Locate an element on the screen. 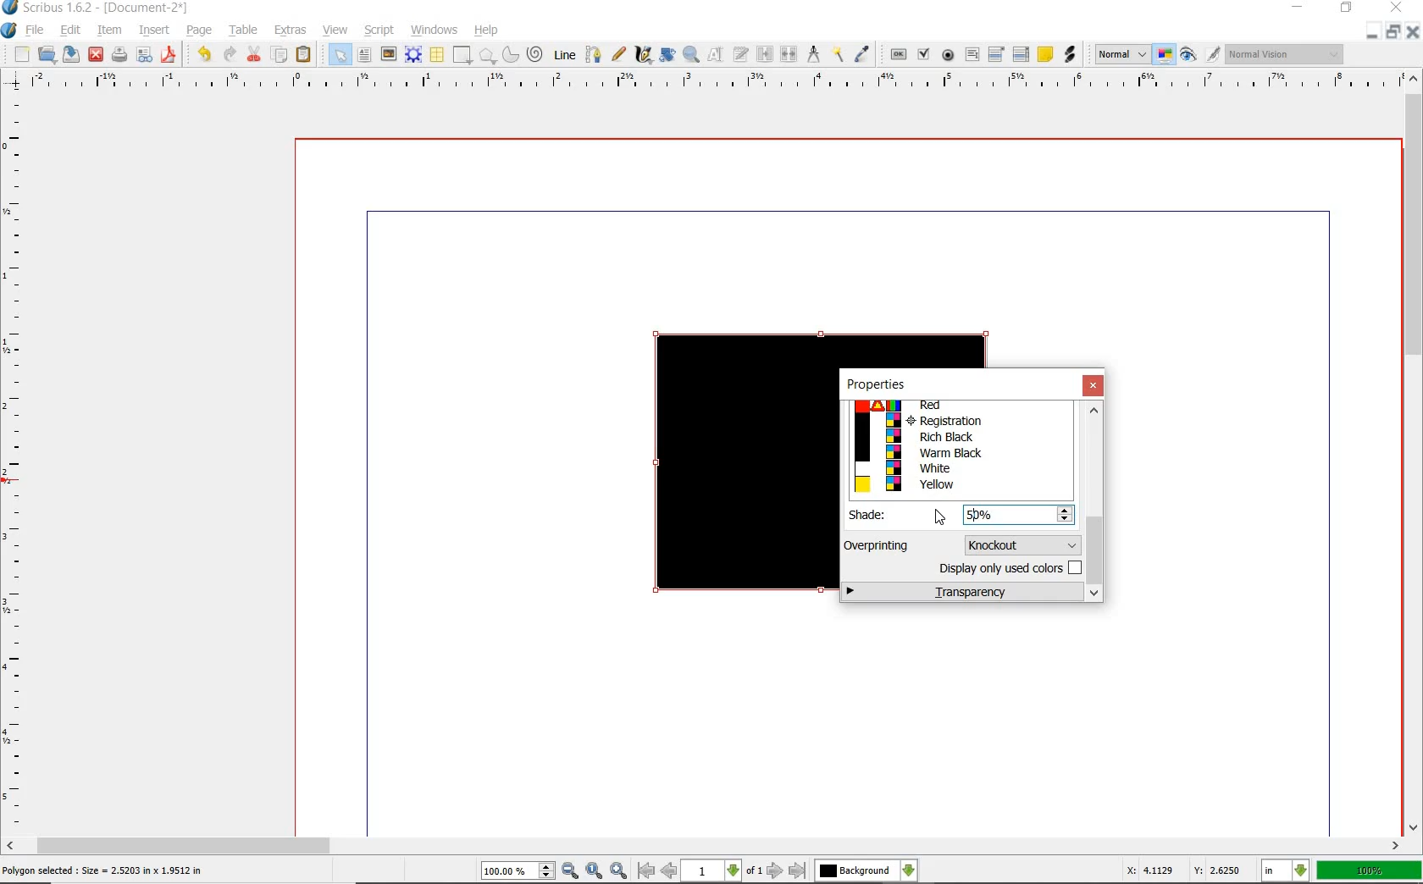  image frame is located at coordinates (390, 55).